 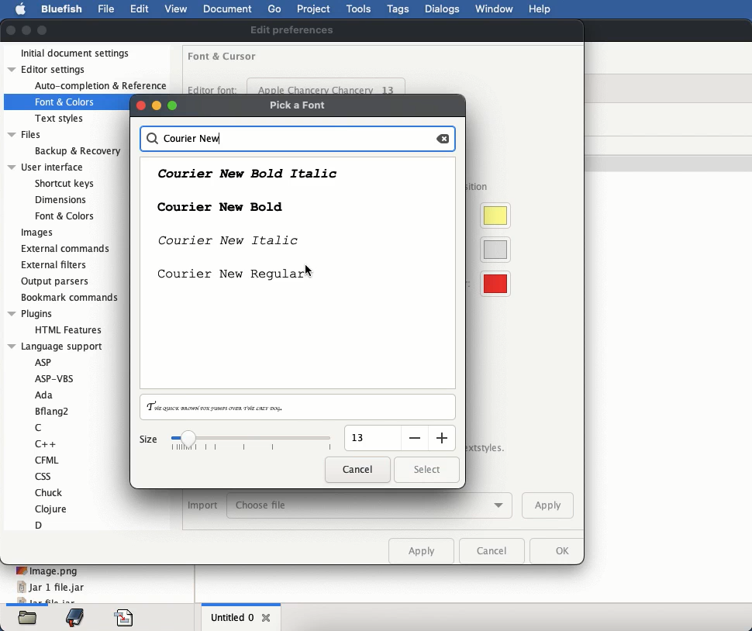 What do you see at coordinates (28, 618) in the screenshot?
I see `files` at bounding box center [28, 618].